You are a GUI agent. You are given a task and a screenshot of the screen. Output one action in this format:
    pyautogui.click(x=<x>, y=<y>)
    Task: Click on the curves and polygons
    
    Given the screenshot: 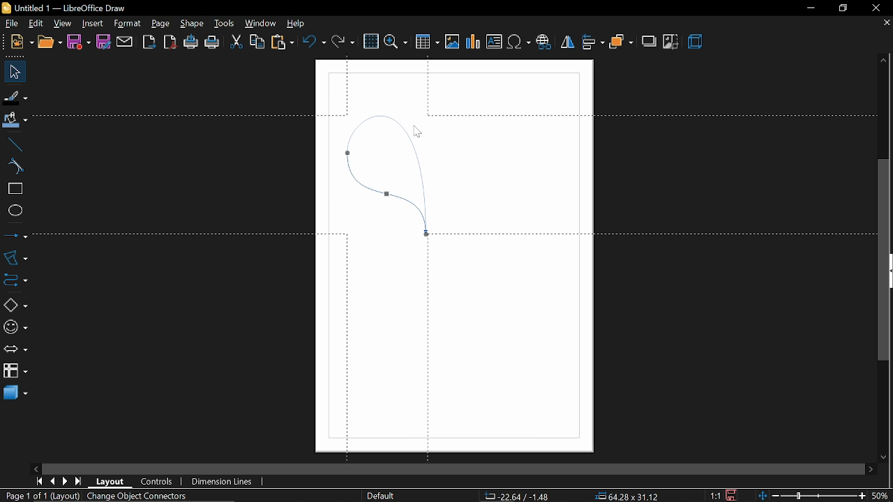 What is the action you would take?
    pyautogui.click(x=14, y=257)
    